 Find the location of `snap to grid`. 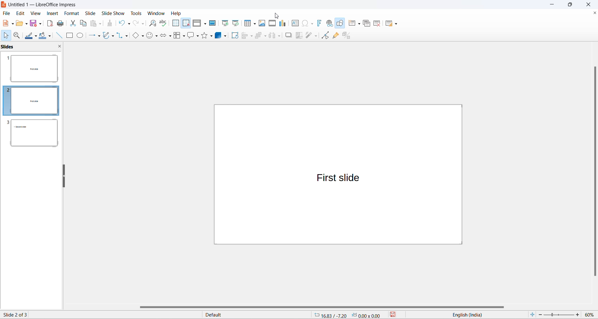

snap to grid is located at coordinates (186, 23).